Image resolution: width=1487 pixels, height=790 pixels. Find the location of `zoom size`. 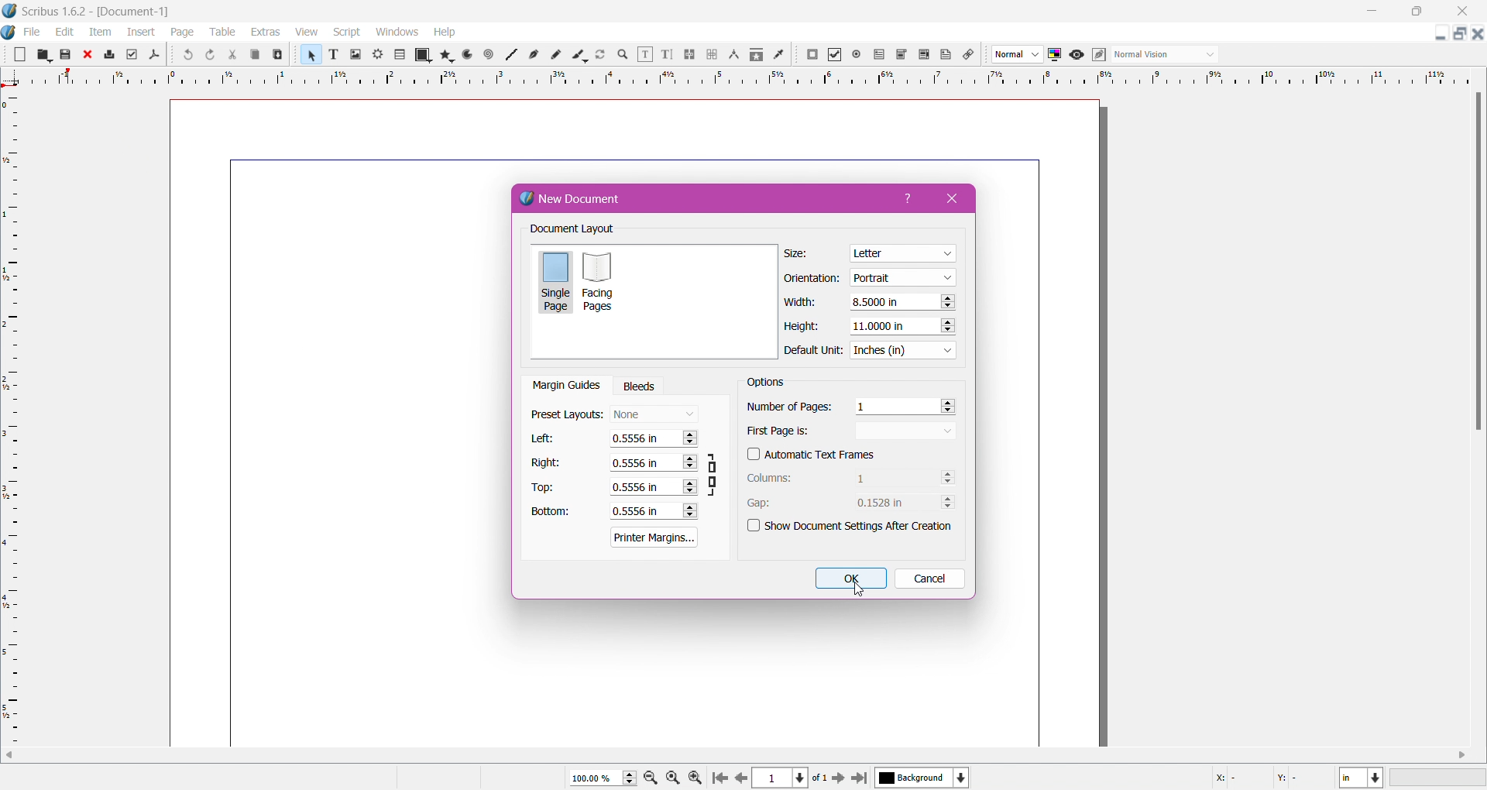

zoom size is located at coordinates (601, 778).